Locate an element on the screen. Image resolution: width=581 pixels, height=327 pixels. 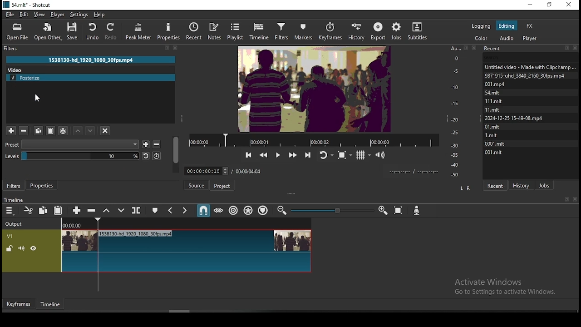
peak meter is located at coordinates (137, 30).